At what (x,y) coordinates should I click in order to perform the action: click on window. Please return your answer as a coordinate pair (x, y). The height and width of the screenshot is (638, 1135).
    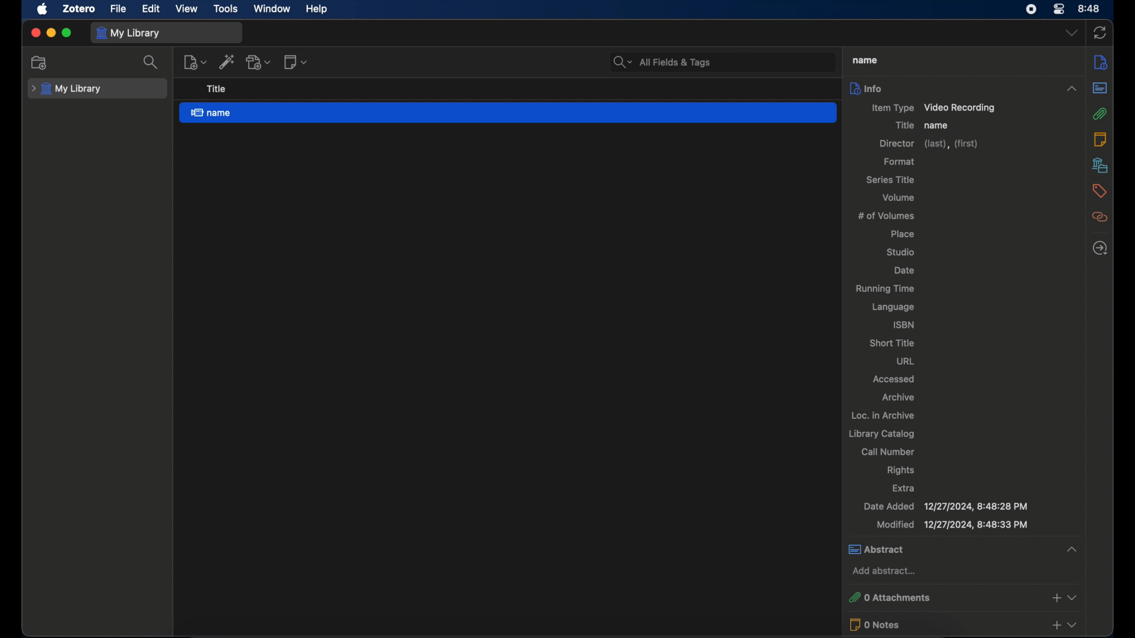
    Looking at the image, I should click on (272, 9).